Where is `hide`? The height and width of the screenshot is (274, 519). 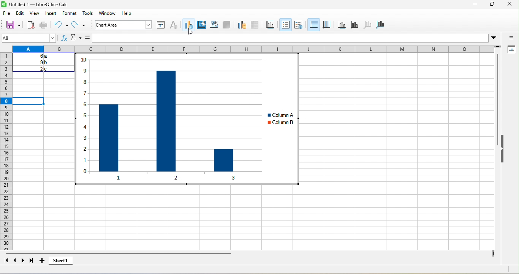 hide is located at coordinates (504, 151).